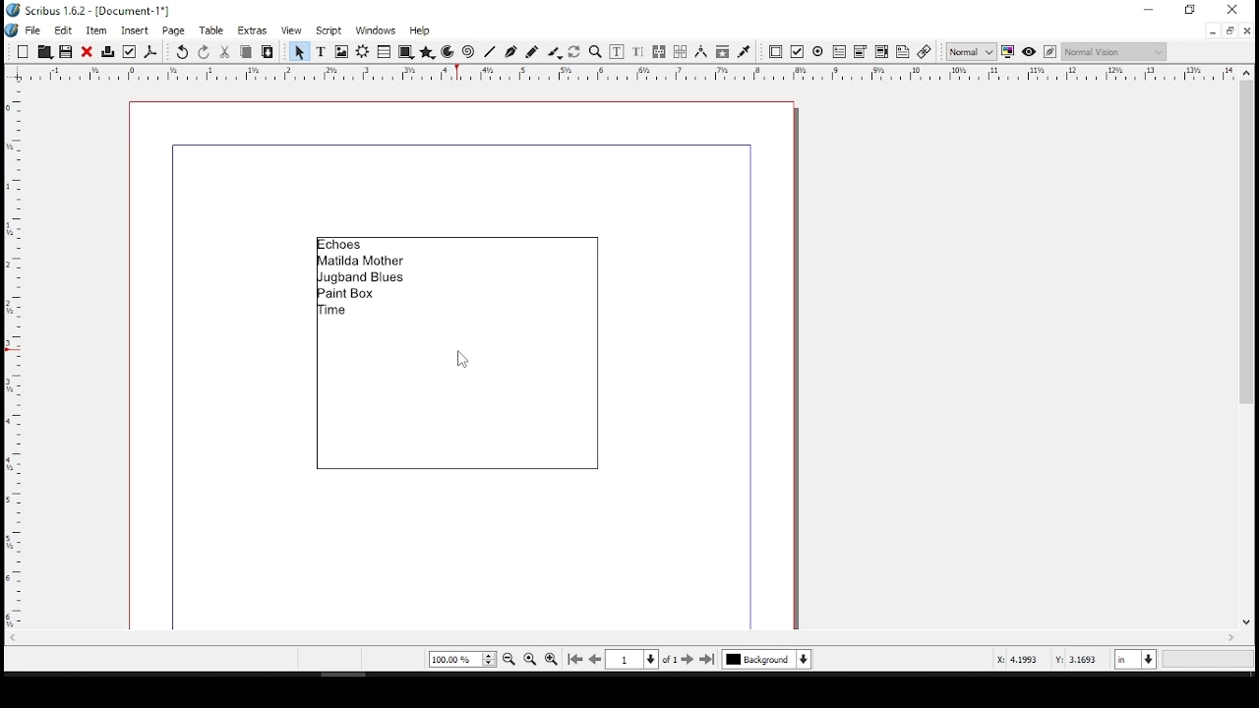  Describe the element at coordinates (247, 51) in the screenshot. I see `copy` at that location.